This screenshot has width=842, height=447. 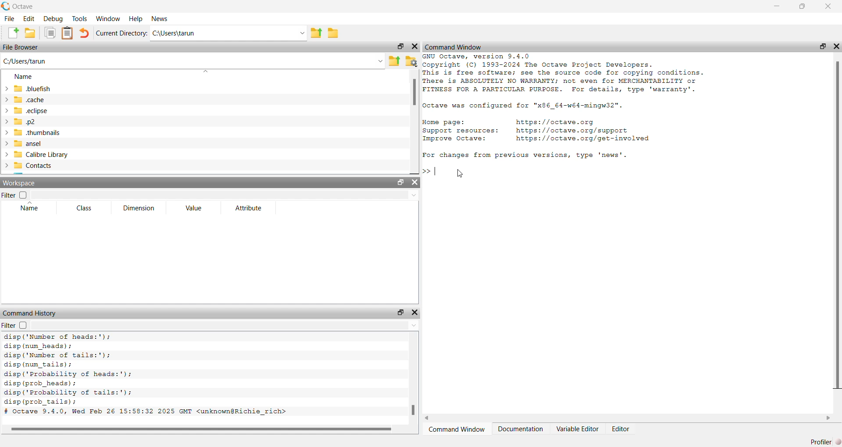 I want to click on Command Window, so click(x=455, y=46).